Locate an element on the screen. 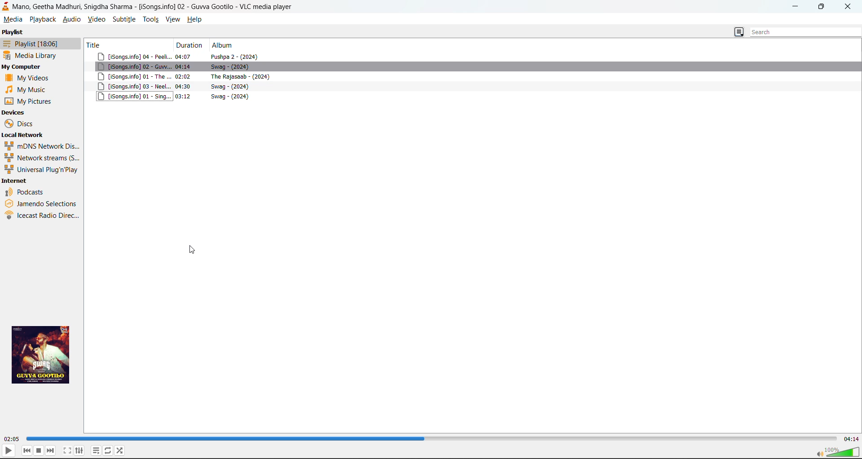 The height and width of the screenshot is (459, 862). devices is located at coordinates (14, 113).